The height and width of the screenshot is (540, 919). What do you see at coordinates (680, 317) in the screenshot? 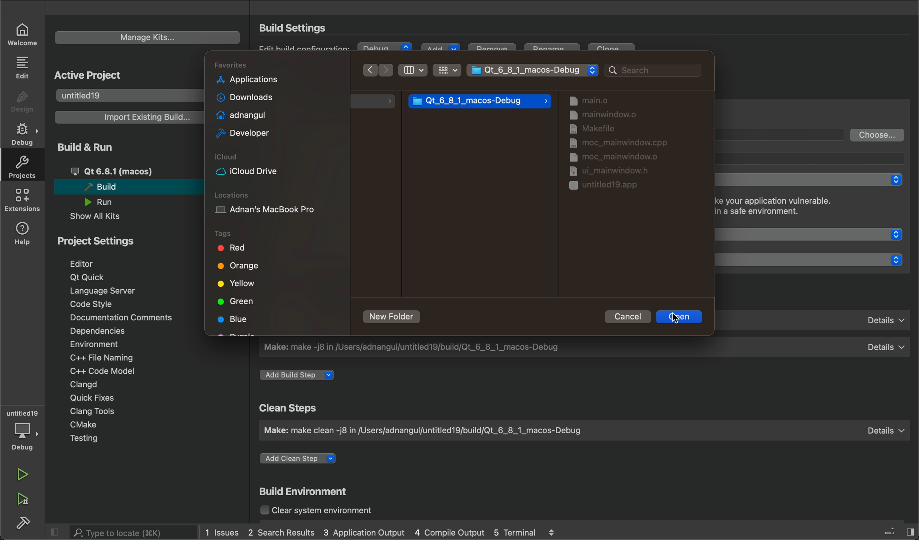
I see `open` at bounding box center [680, 317].